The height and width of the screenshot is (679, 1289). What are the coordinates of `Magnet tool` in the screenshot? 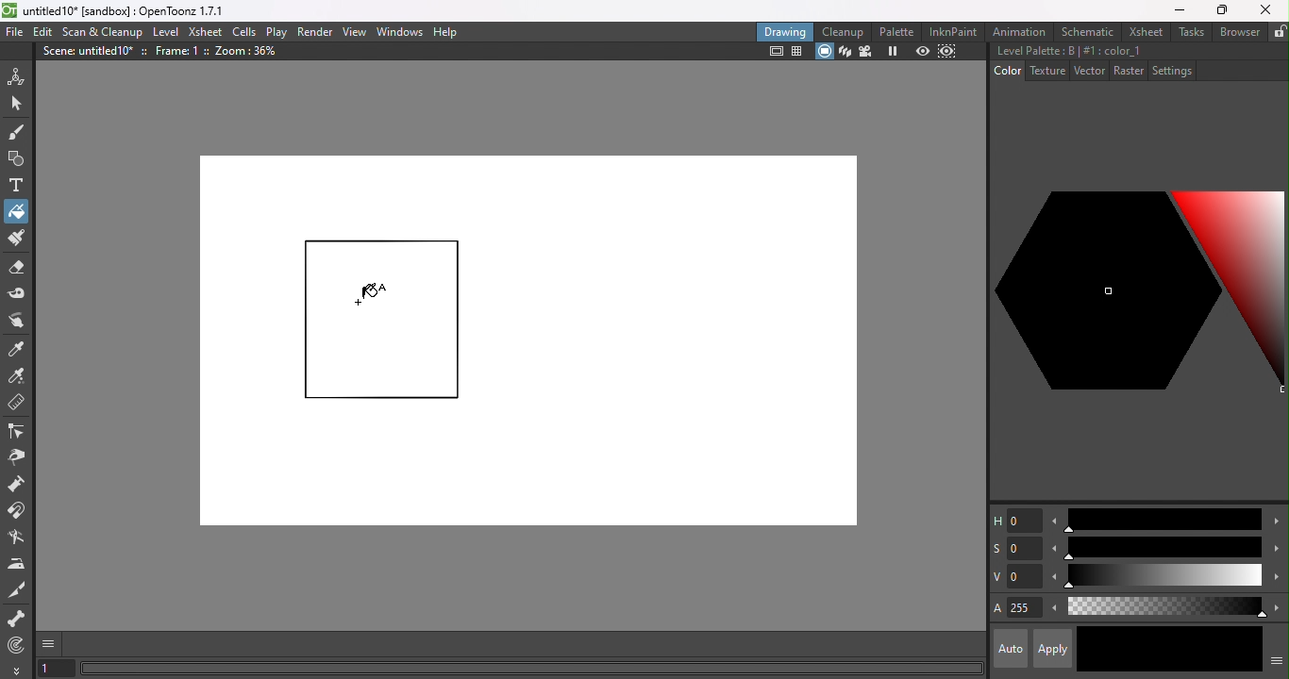 It's located at (19, 512).